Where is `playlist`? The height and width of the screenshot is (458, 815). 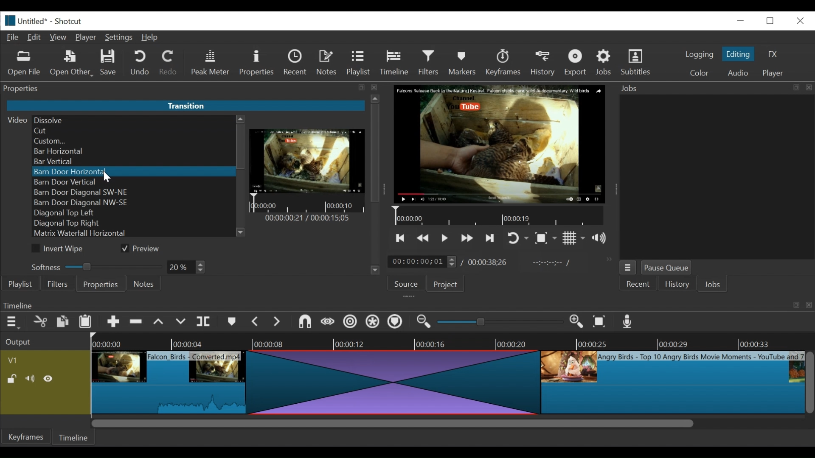 playlist is located at coordinates (20, 284).